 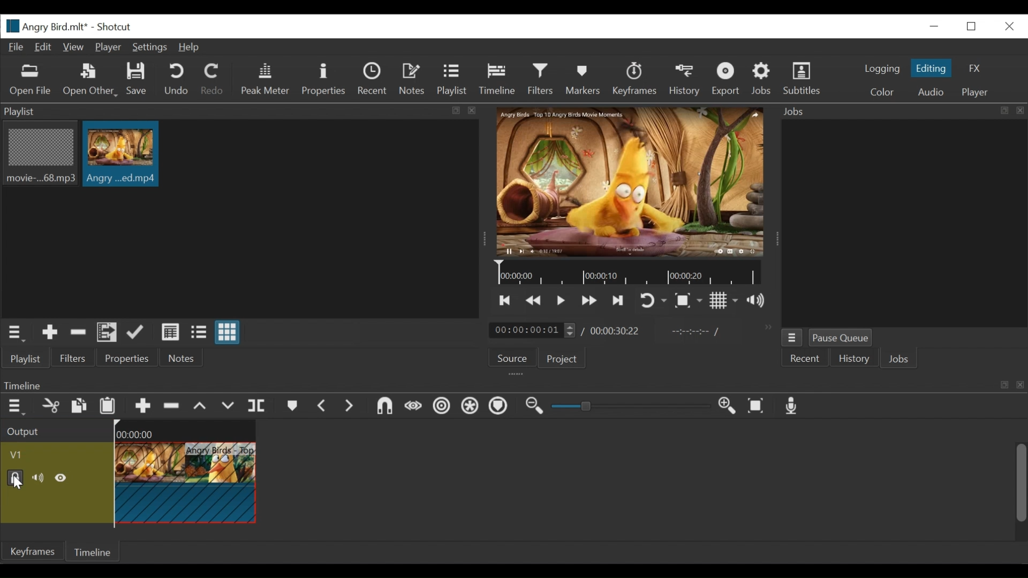 What do you see at coordinates (89, 80) in the screenshot?
I see `Open Other` at bounding box center [89, 80].